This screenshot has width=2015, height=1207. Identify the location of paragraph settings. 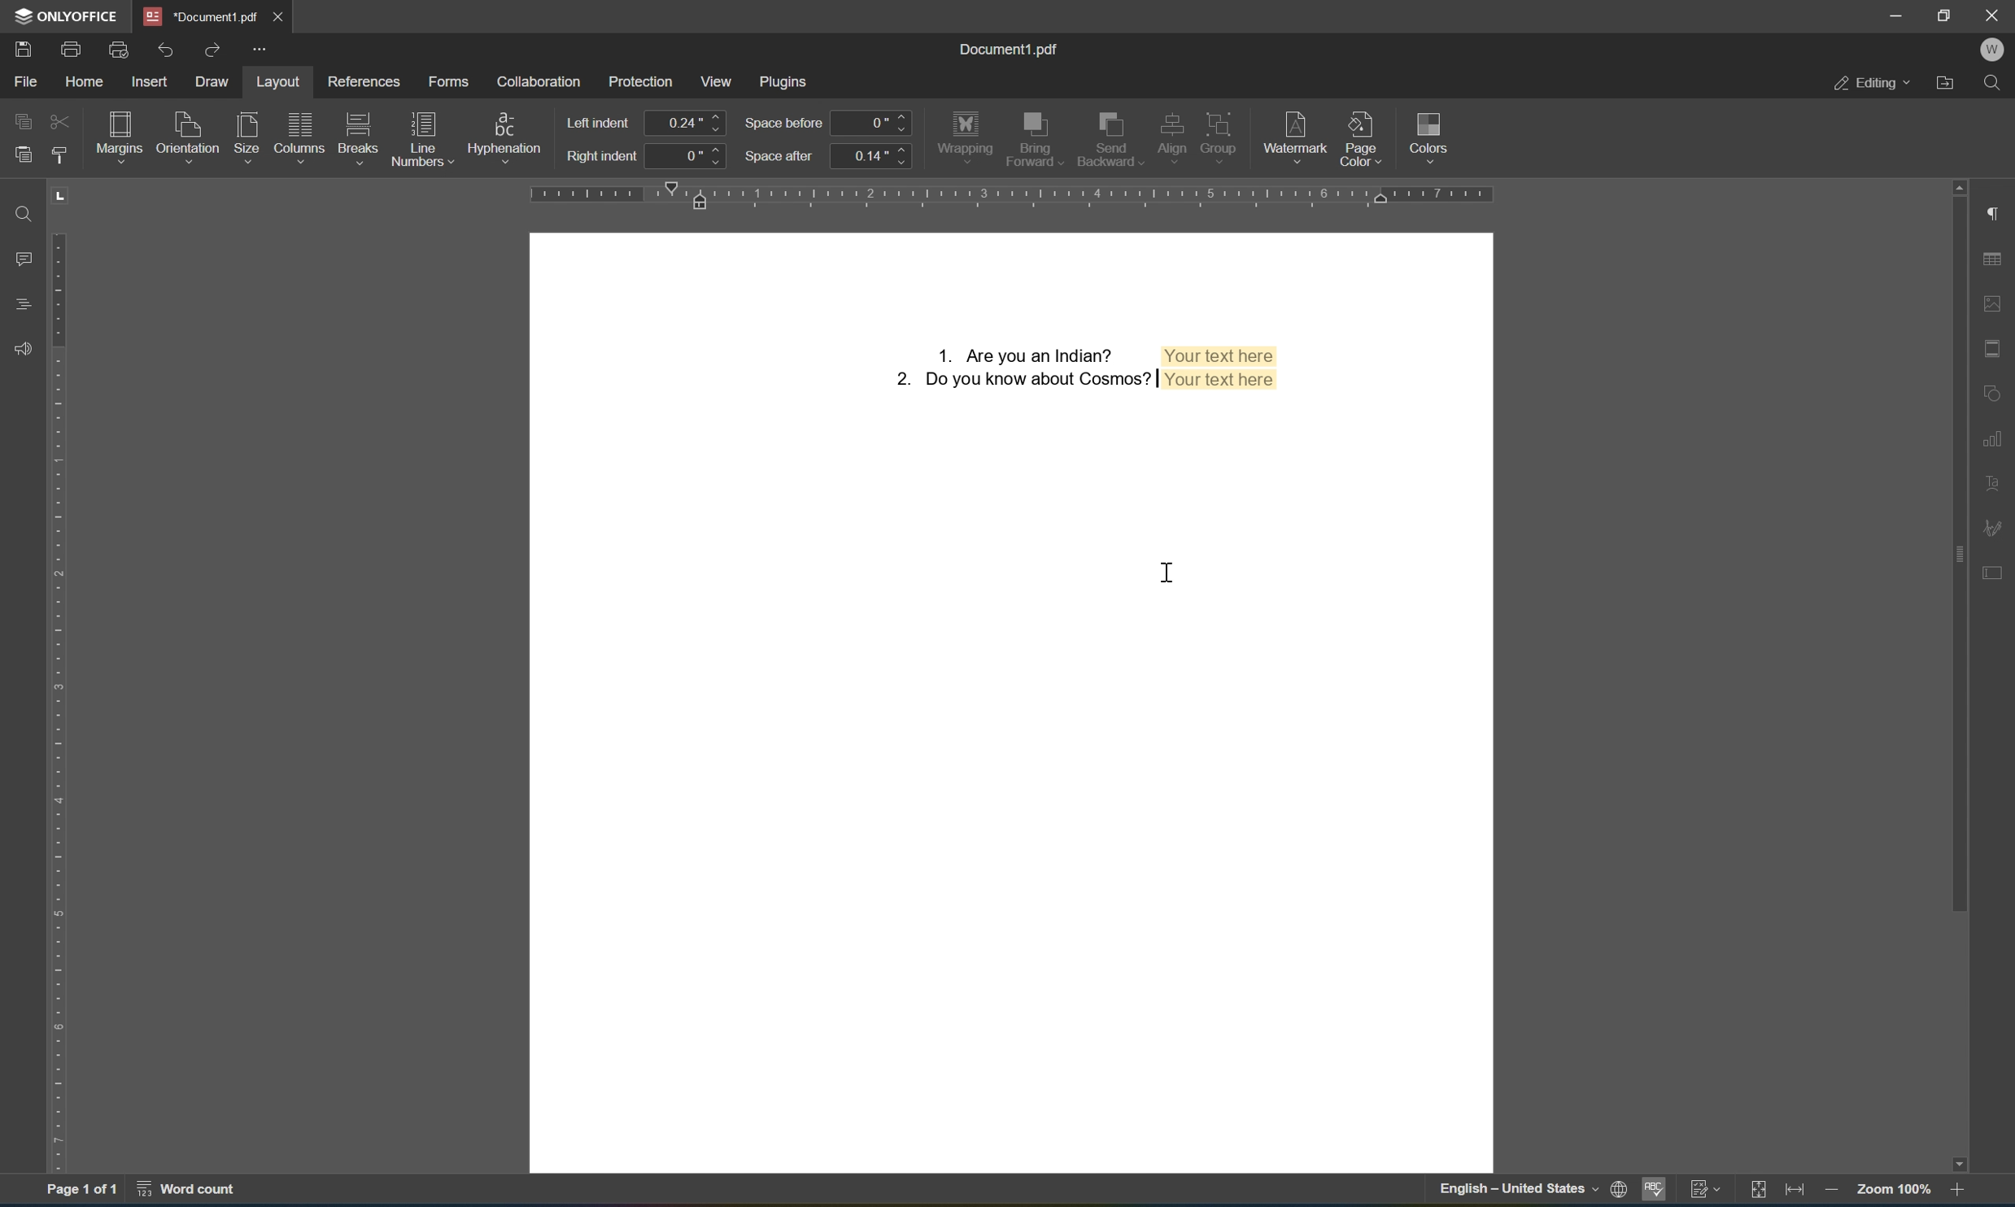
(1997, 211).